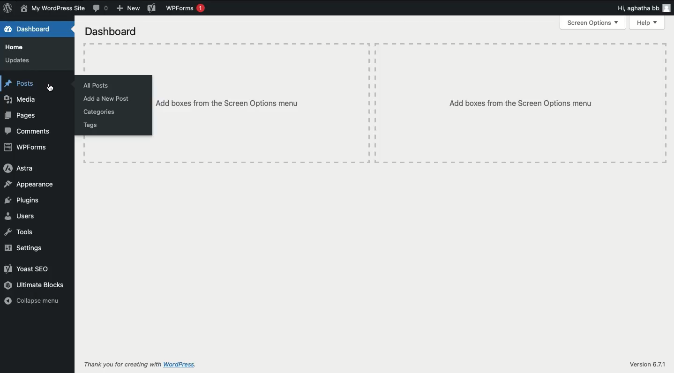  I want to click on Add a new post, so click(107, 99).